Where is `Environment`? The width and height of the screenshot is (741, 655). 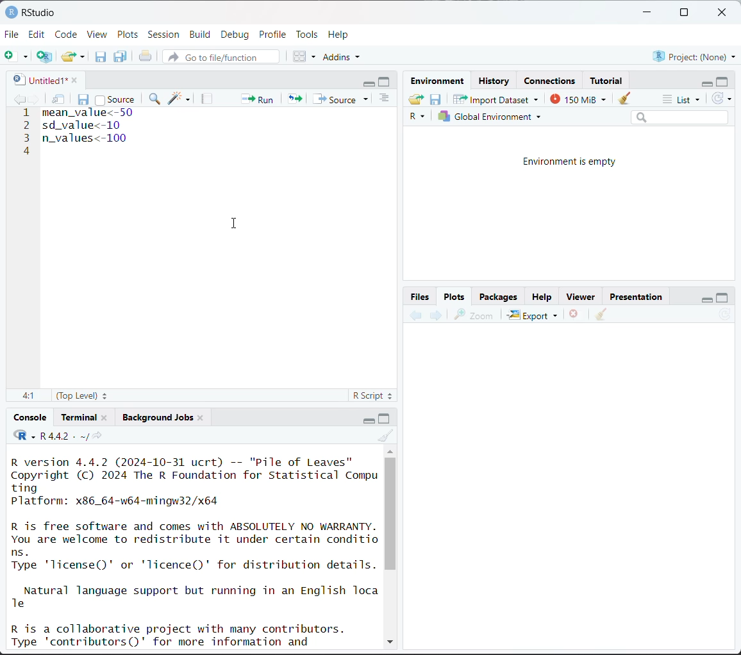
Environment is located at coordinates (440, 81).